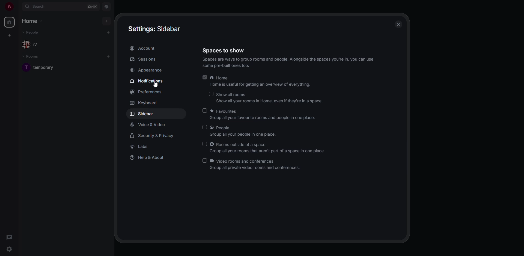  Describe the element at coordinates (153, 136) in the screenshot. I see `security & privacy` at that location.